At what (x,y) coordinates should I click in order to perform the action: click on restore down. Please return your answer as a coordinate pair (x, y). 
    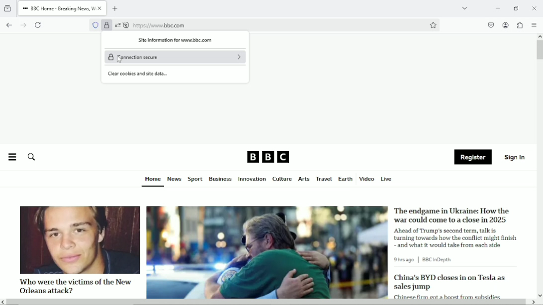
    Looking at the image, I should click on (517, 8).